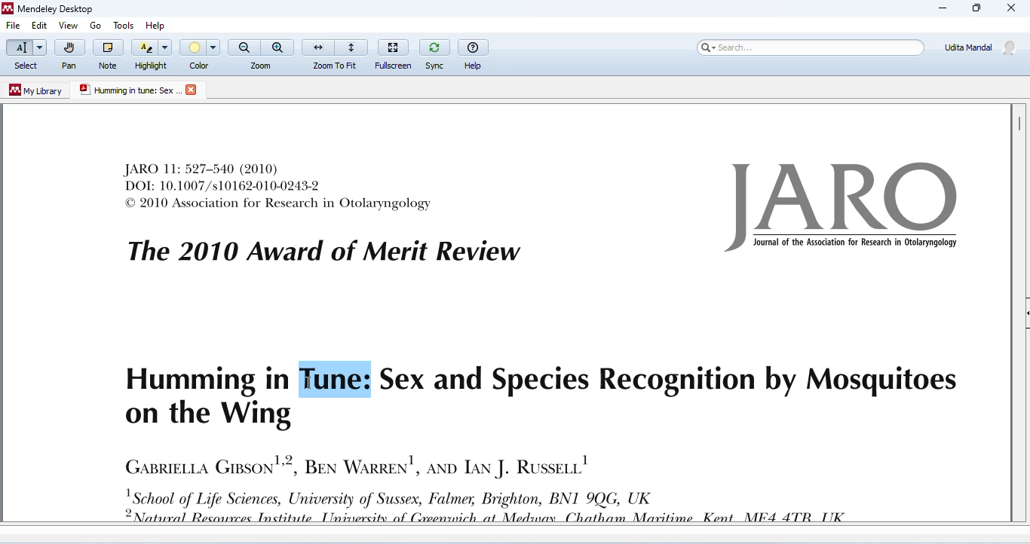 This screenshot has width=1030, height=544. What do you see at coordinates (108, 53) in the screenshot?
I see `note` at bounding box center [108, 53].